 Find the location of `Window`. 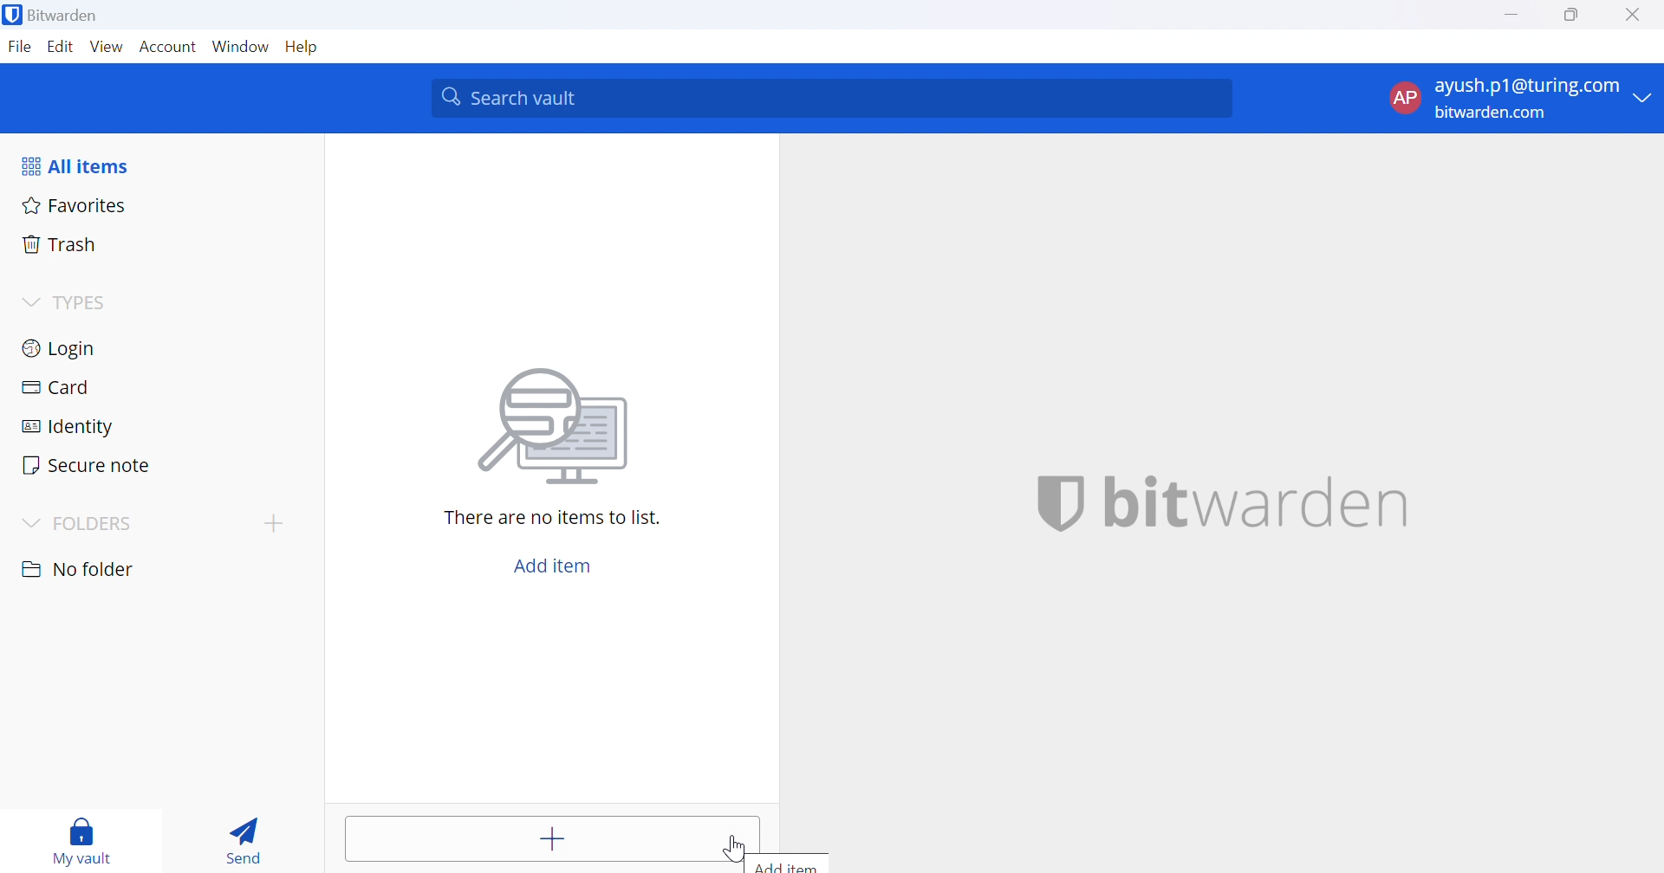

Window is located at coordinates (240, 46).